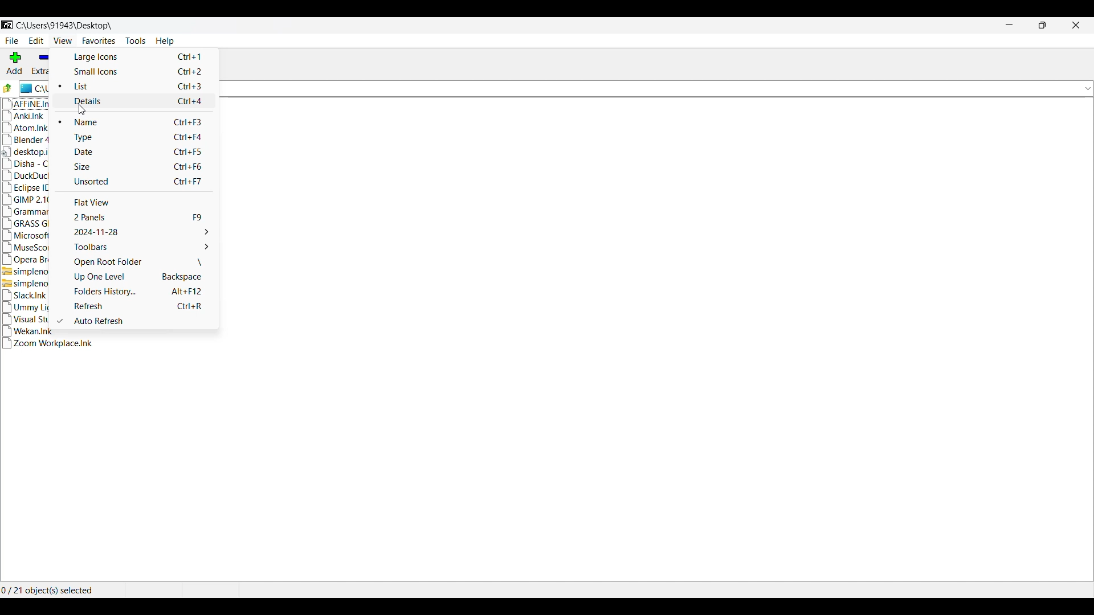 This screenshot has height=615, width=1094. I want to click on Auto refresh, so click(142, 321).